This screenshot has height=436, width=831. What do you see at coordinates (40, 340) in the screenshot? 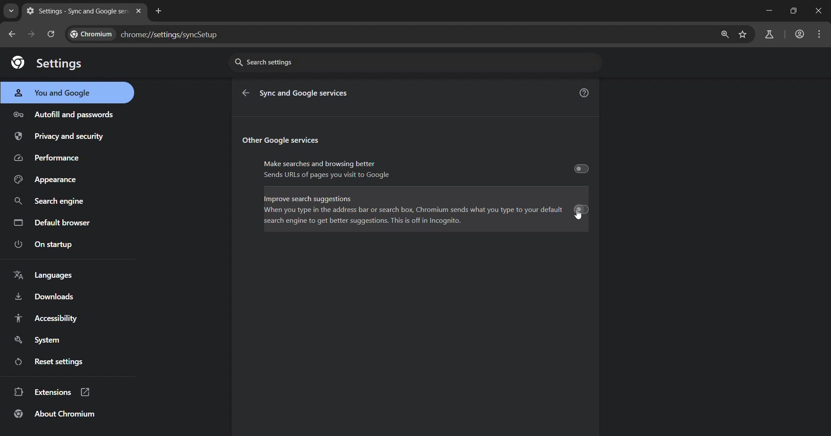
I see `system` at bounding box center [40, 340].